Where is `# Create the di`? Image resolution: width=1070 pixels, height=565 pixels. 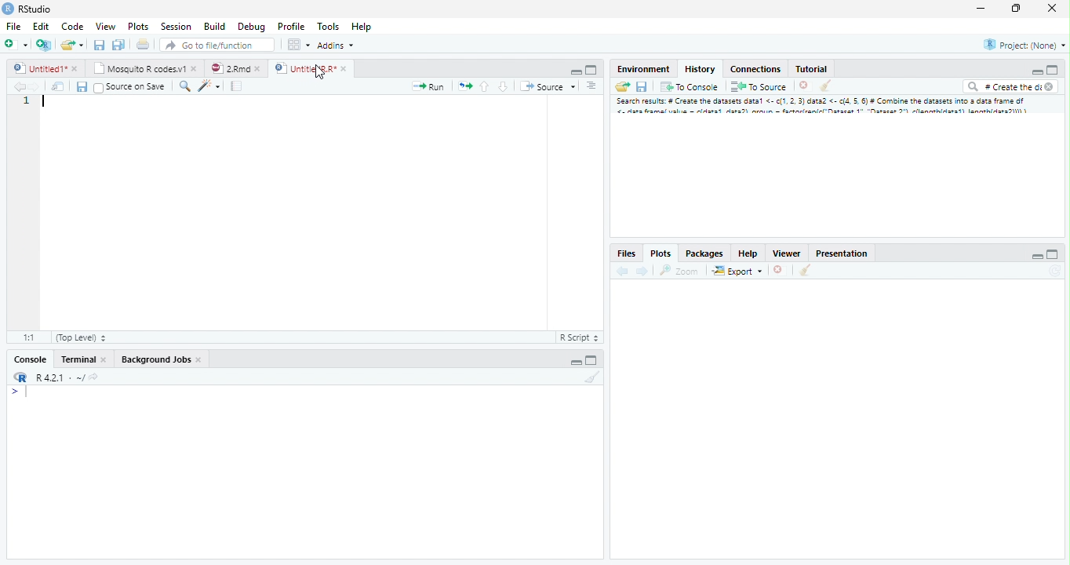
# Create the di is located at coordinates (1009, 88).